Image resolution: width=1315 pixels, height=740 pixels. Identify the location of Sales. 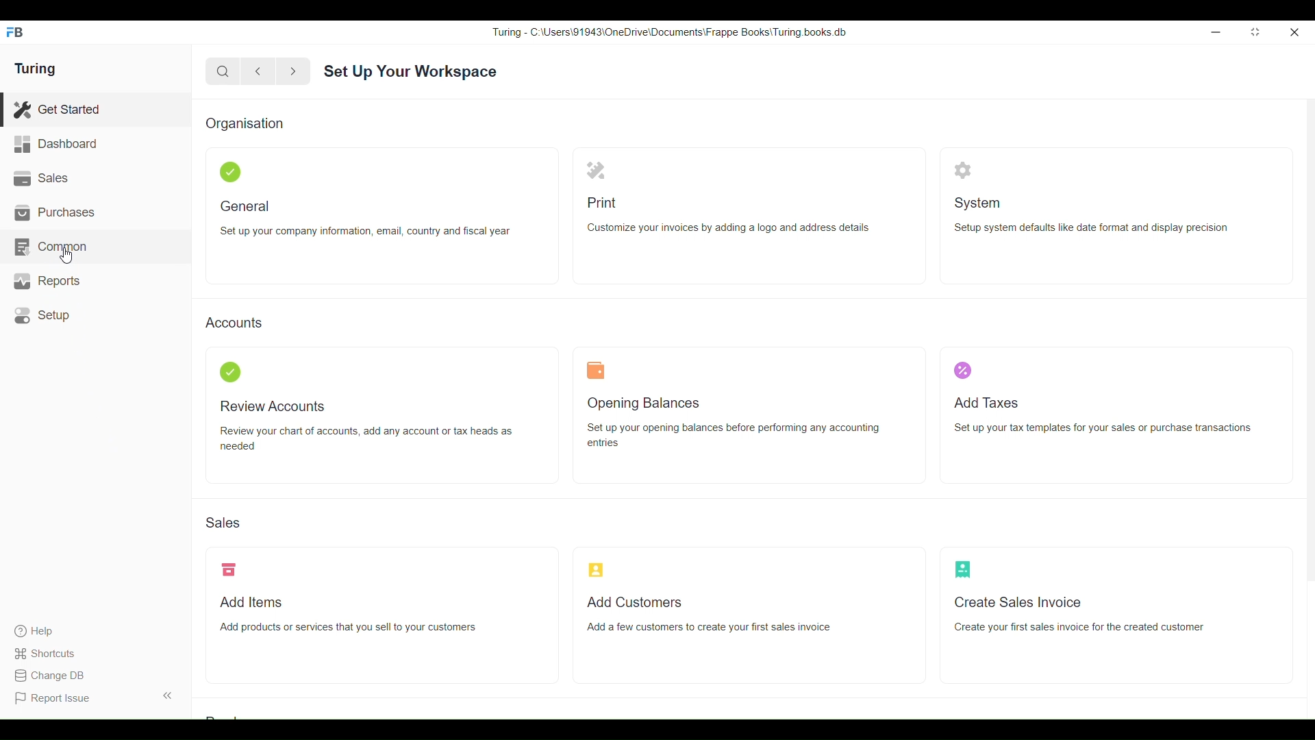
(222, 523).